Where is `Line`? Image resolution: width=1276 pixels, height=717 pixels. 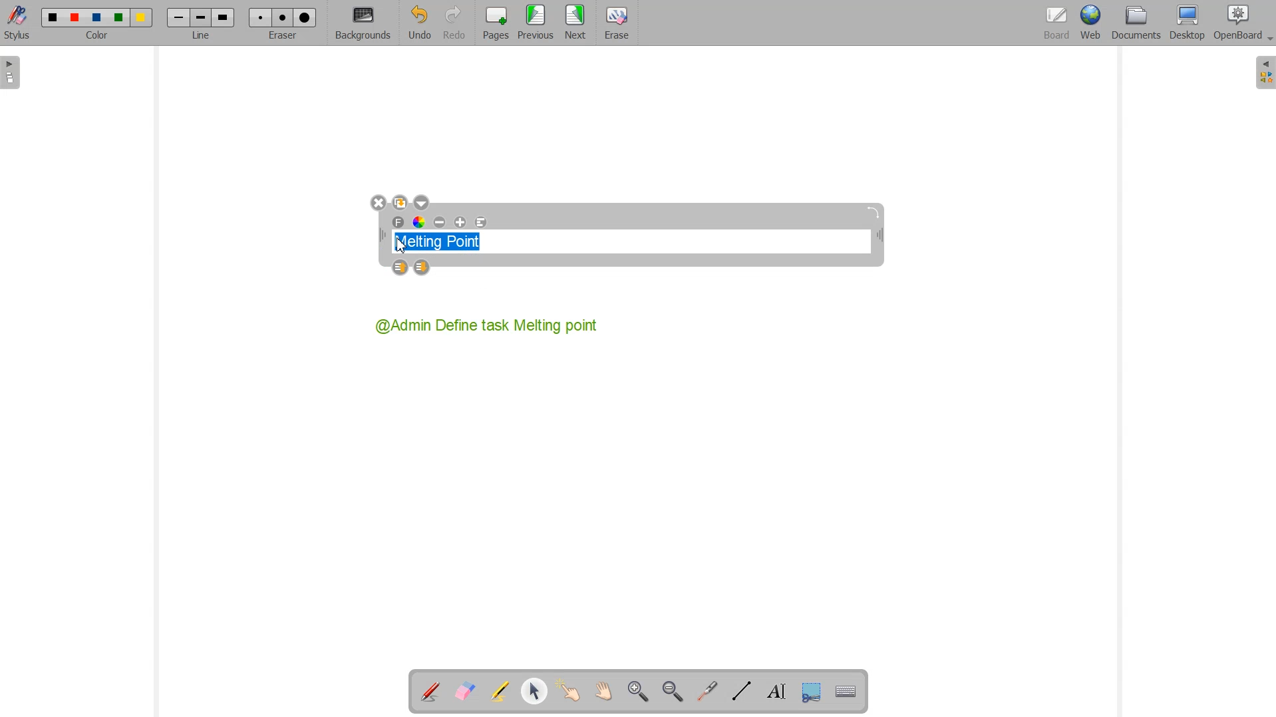
Line is located at coordinates (200, 23).